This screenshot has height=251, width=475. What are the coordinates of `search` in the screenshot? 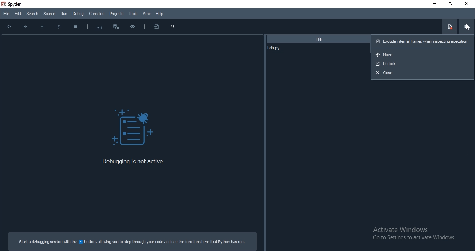 It's located at (173, 27).